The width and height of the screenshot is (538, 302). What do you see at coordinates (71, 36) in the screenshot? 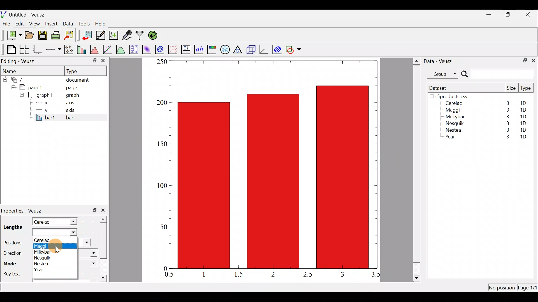
I see `Export to graphics format` at bounding box center [71, 36].